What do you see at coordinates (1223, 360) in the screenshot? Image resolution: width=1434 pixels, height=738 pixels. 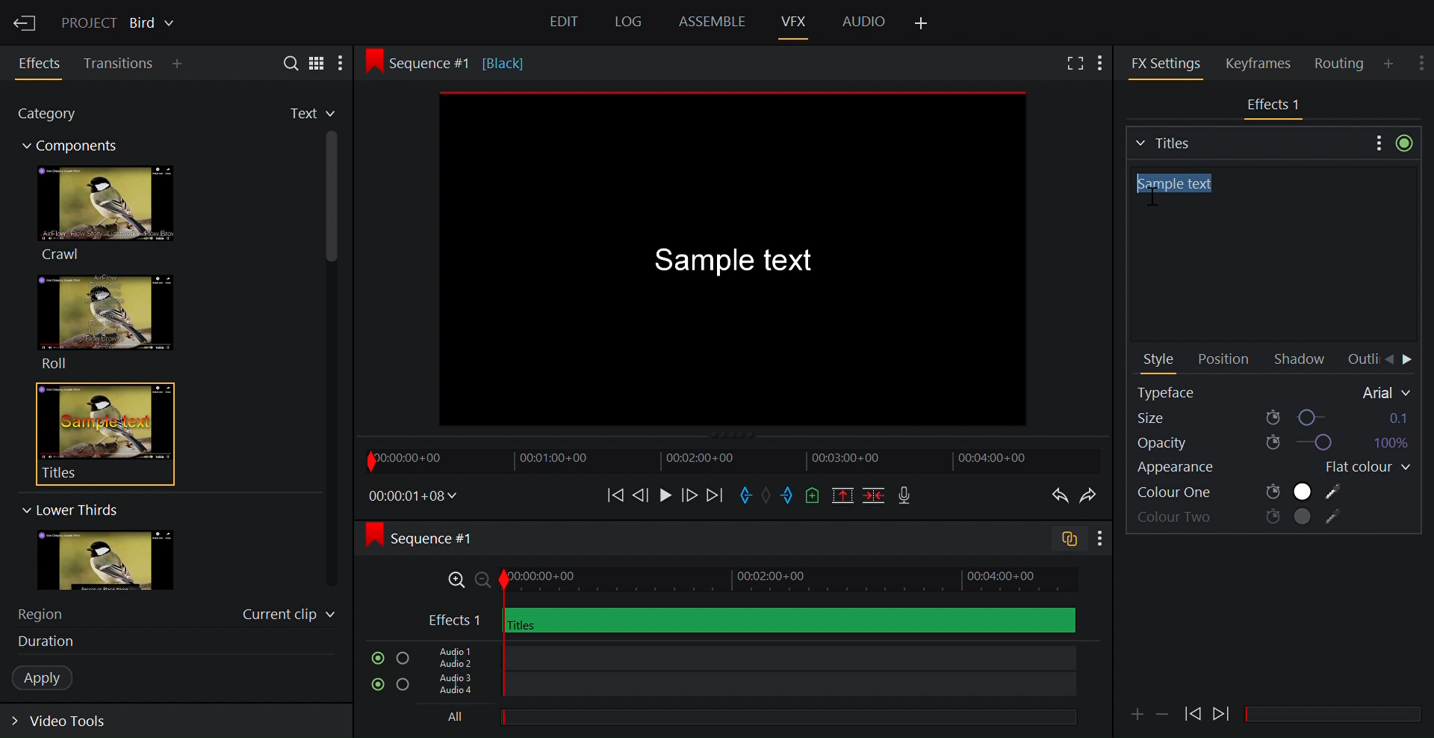 I see `Position` at bounding box center [1223, 360].